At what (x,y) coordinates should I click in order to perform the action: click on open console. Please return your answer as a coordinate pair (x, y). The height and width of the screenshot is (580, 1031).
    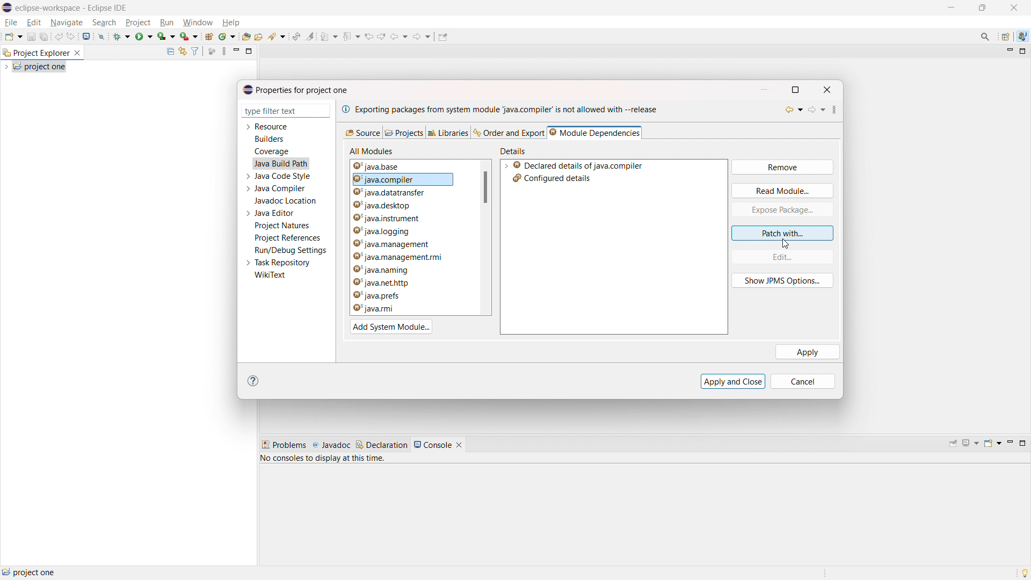
    Looking at the image, I should click on (87, 37).